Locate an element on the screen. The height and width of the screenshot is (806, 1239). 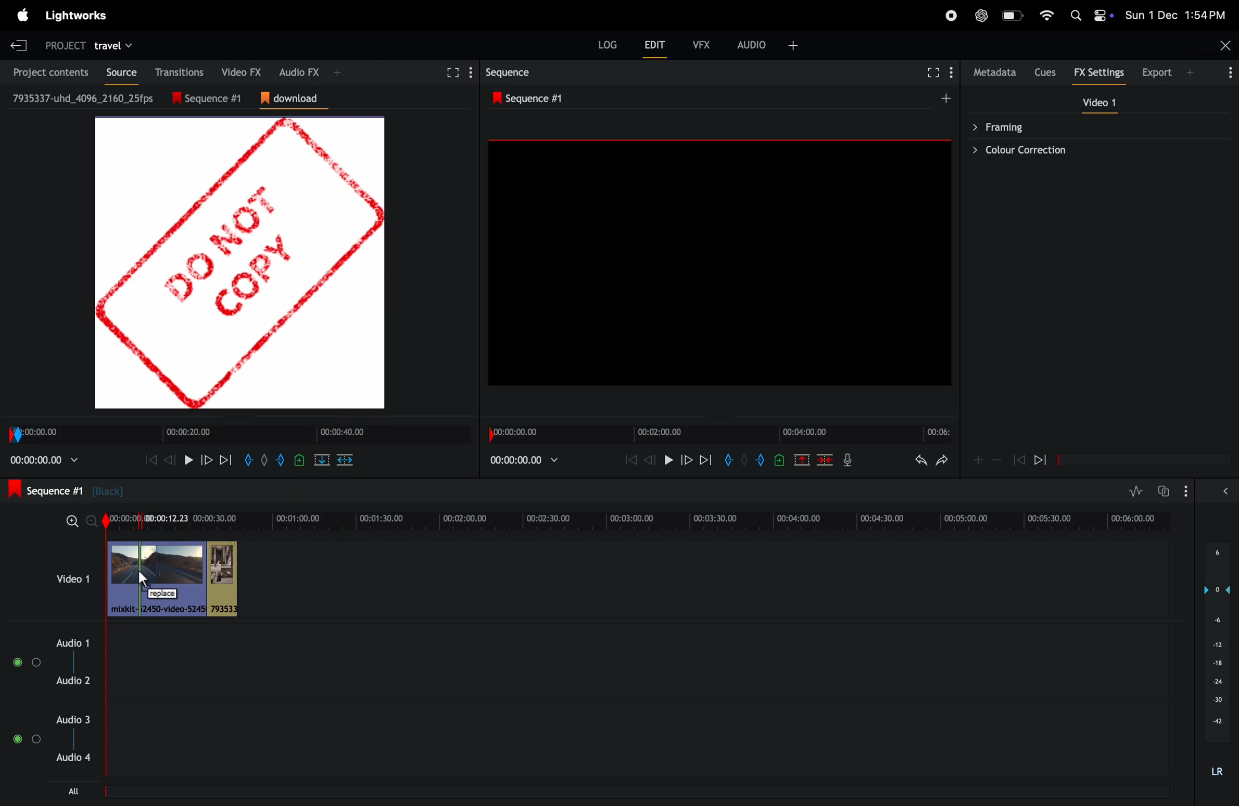
export is located at coordinates (1158, 72).